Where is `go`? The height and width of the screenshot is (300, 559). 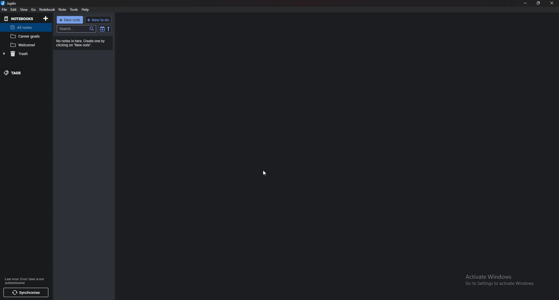 go is located at coordinates (33, 10).